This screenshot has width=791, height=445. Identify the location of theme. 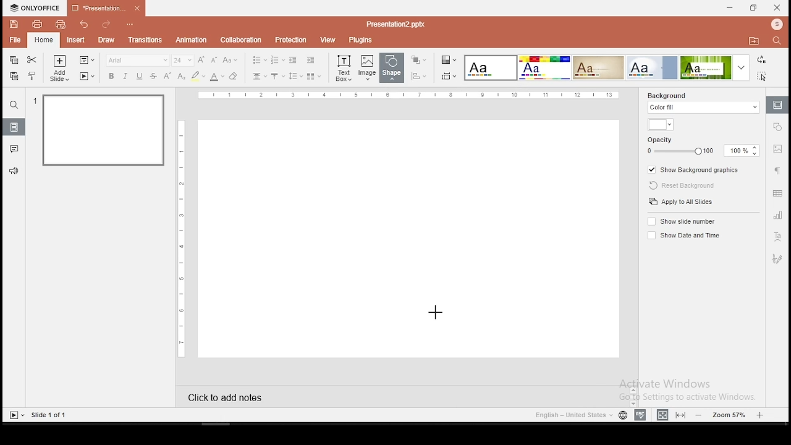
(652, 67).